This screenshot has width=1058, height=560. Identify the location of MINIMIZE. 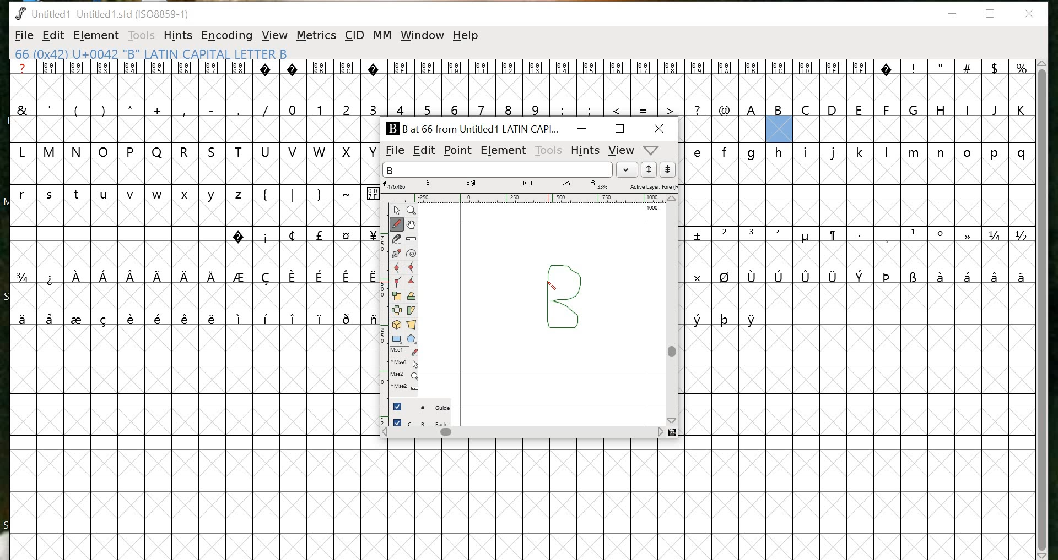
(583, 128).